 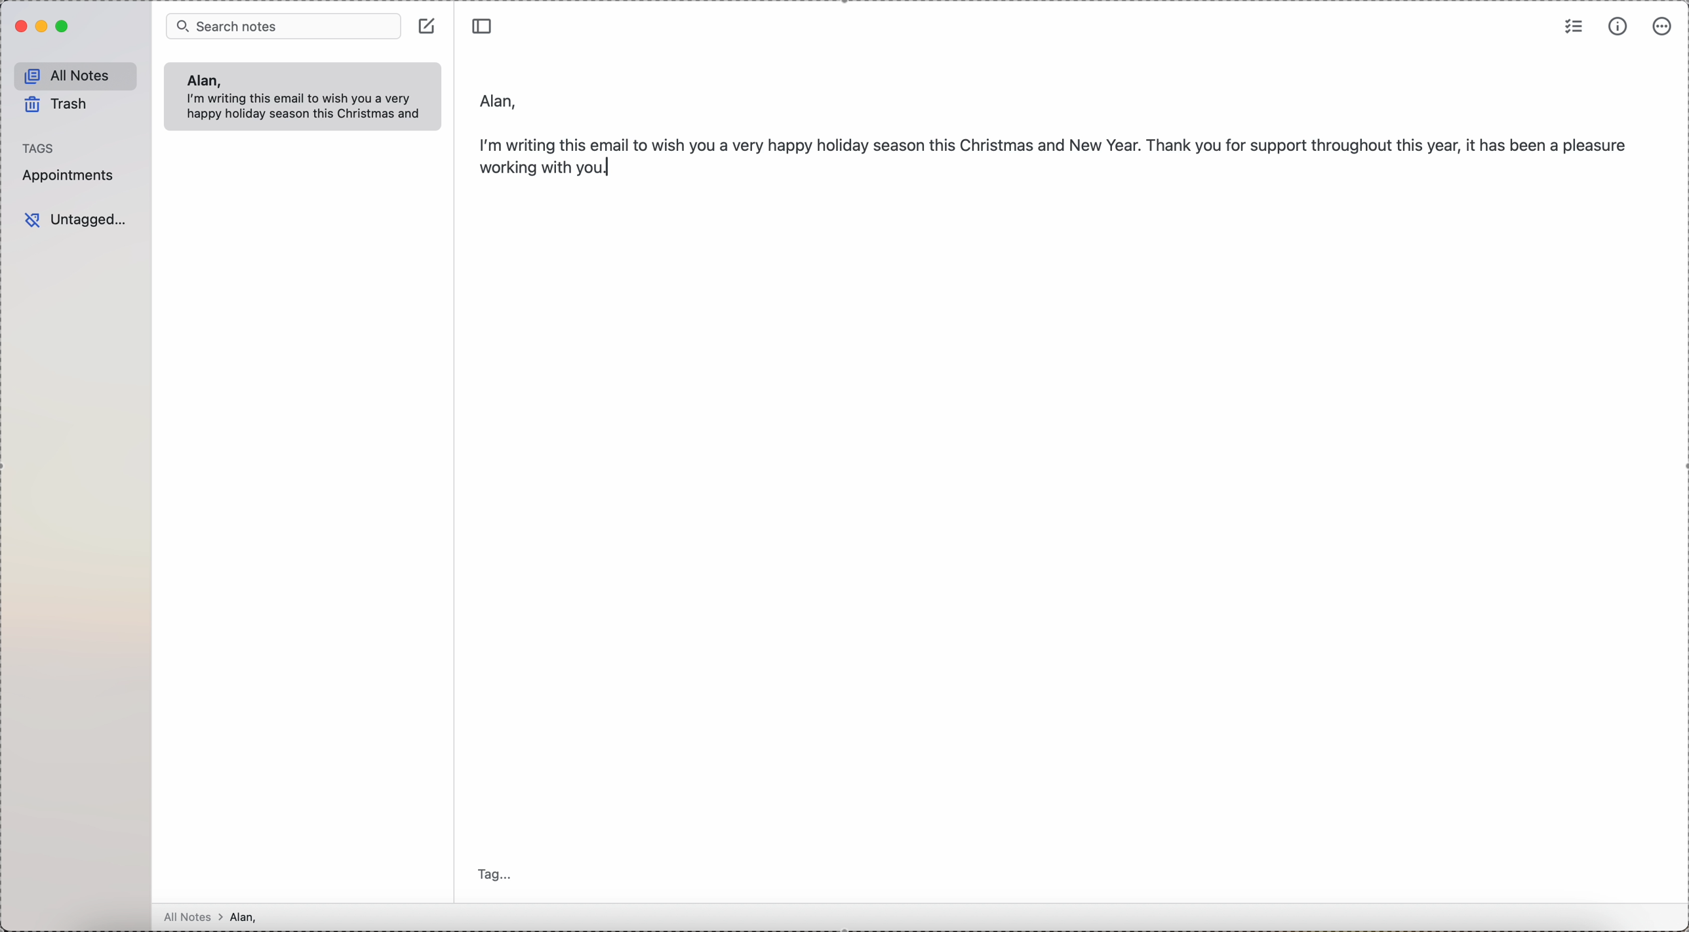 I want to click on maximize, so click(x=64, y=27).